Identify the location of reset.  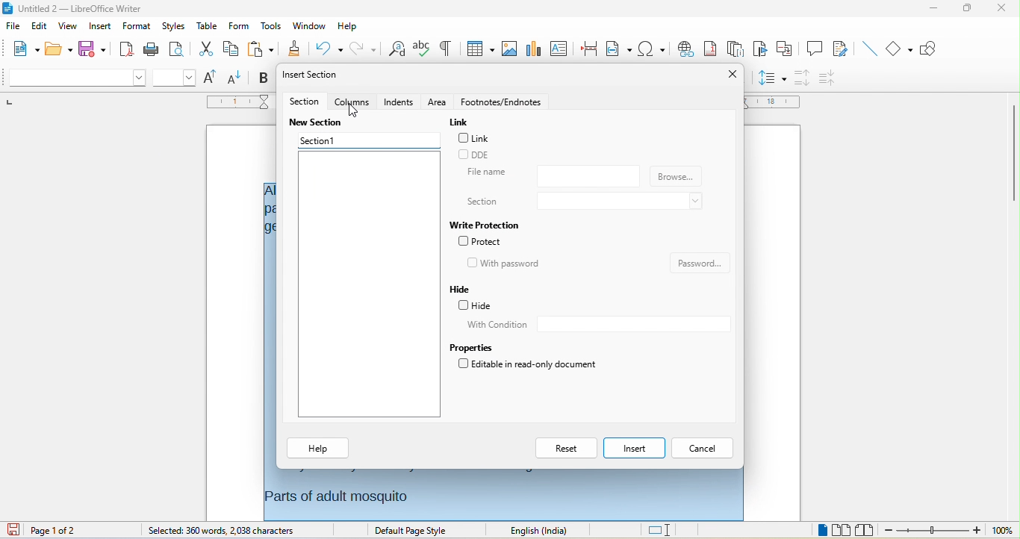
(567, 449).